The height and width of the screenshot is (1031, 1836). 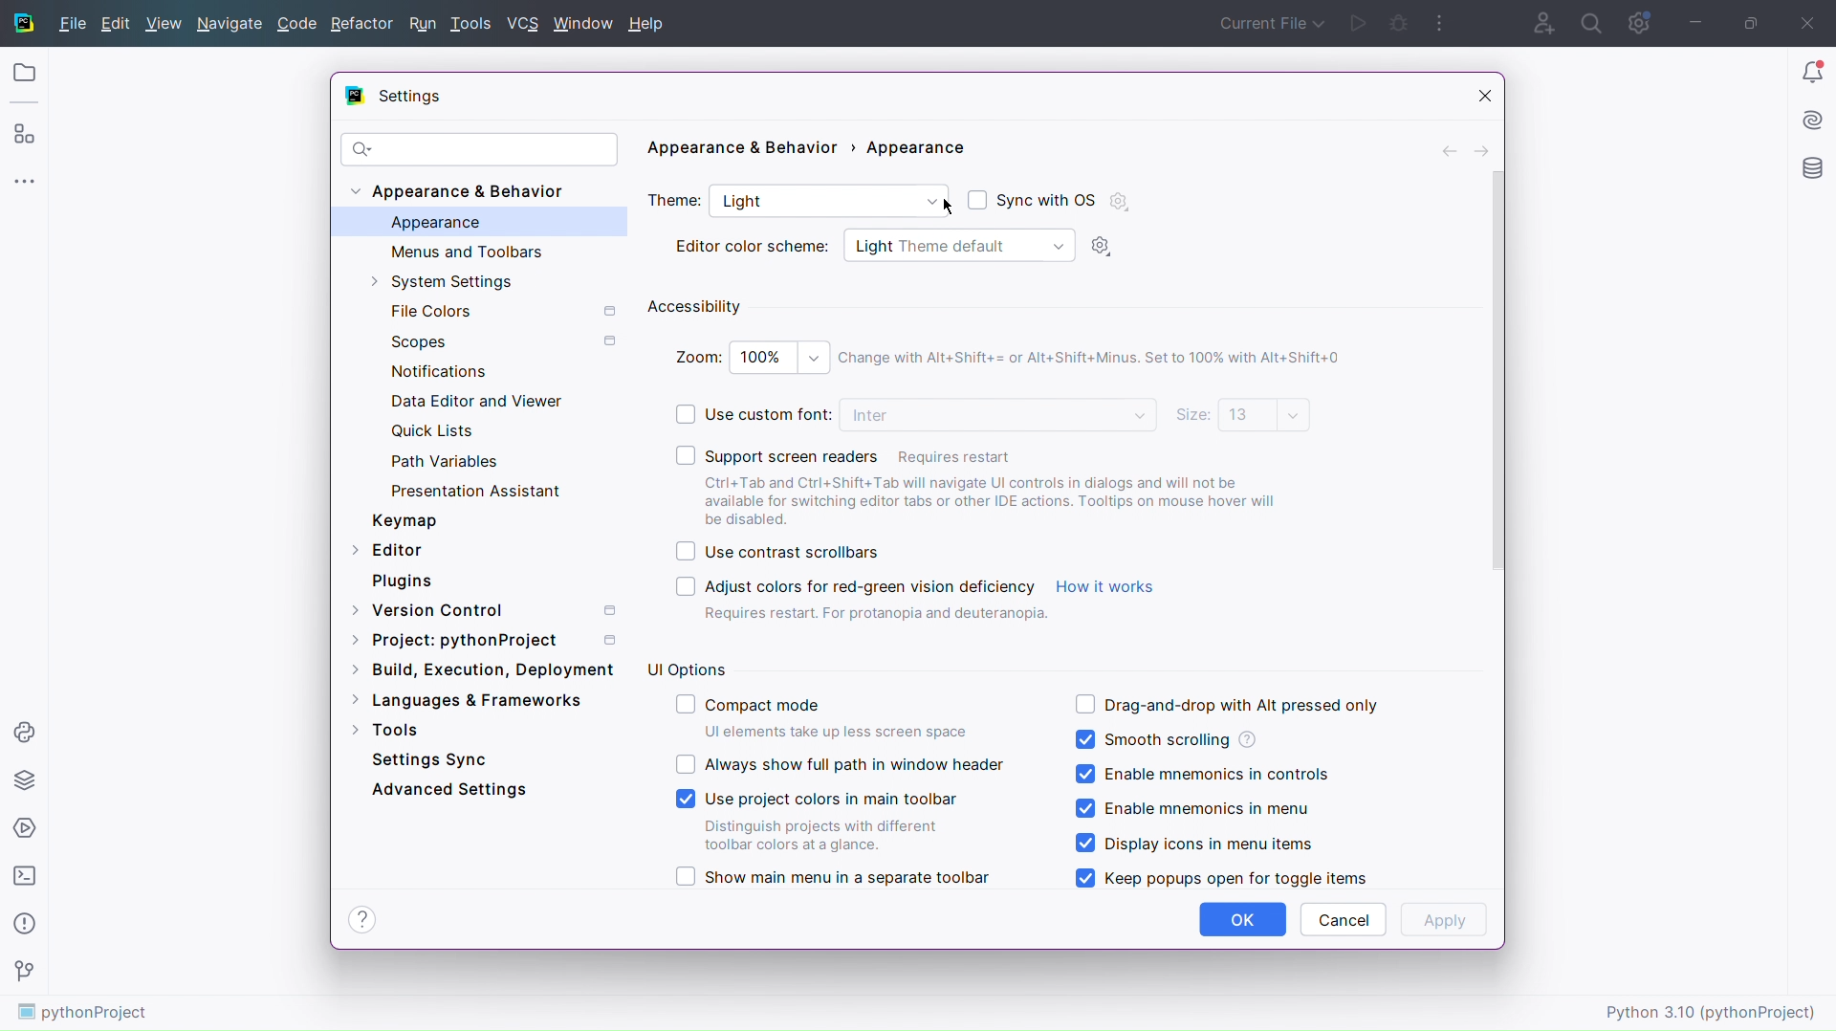 I want to click on Check Bugs, so click(x=1400, y=21).